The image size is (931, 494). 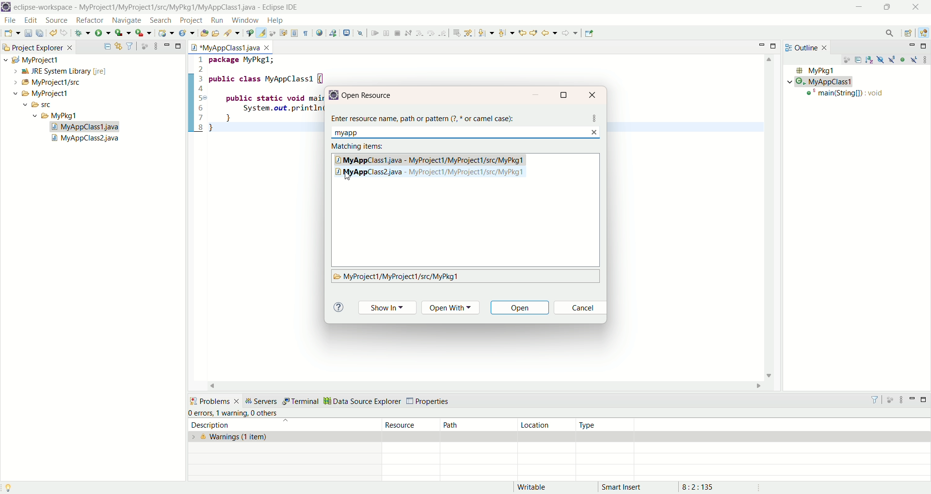 I want to click on disconnect, so click(x=408, y=33).